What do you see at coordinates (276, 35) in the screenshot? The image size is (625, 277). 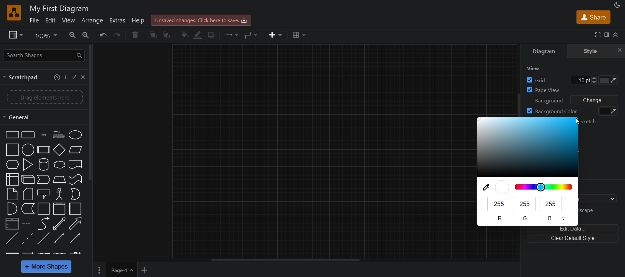 I see `inser` at bounding box center [276, 35].